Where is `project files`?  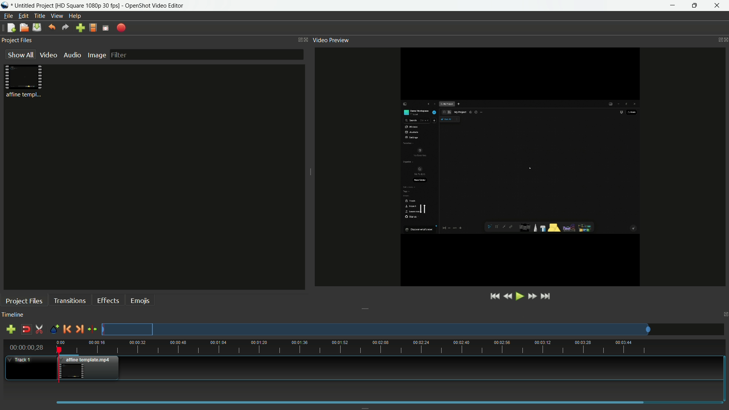
project files is located at coordinates (24, 301).